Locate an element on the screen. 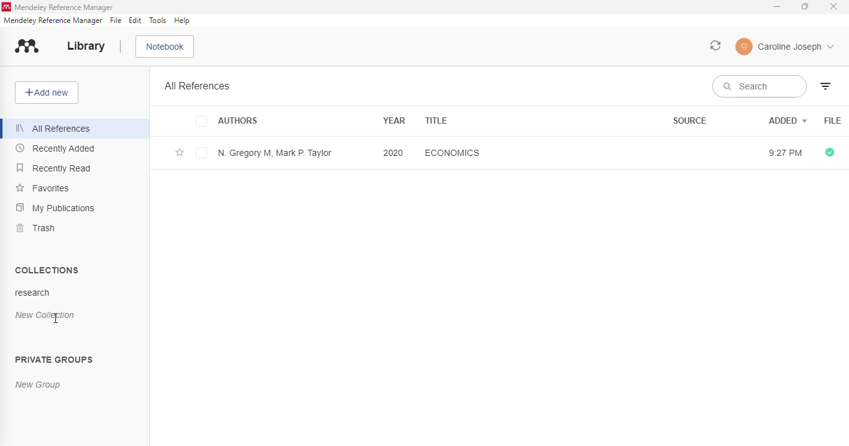  title is located at coordinates (437, 121).